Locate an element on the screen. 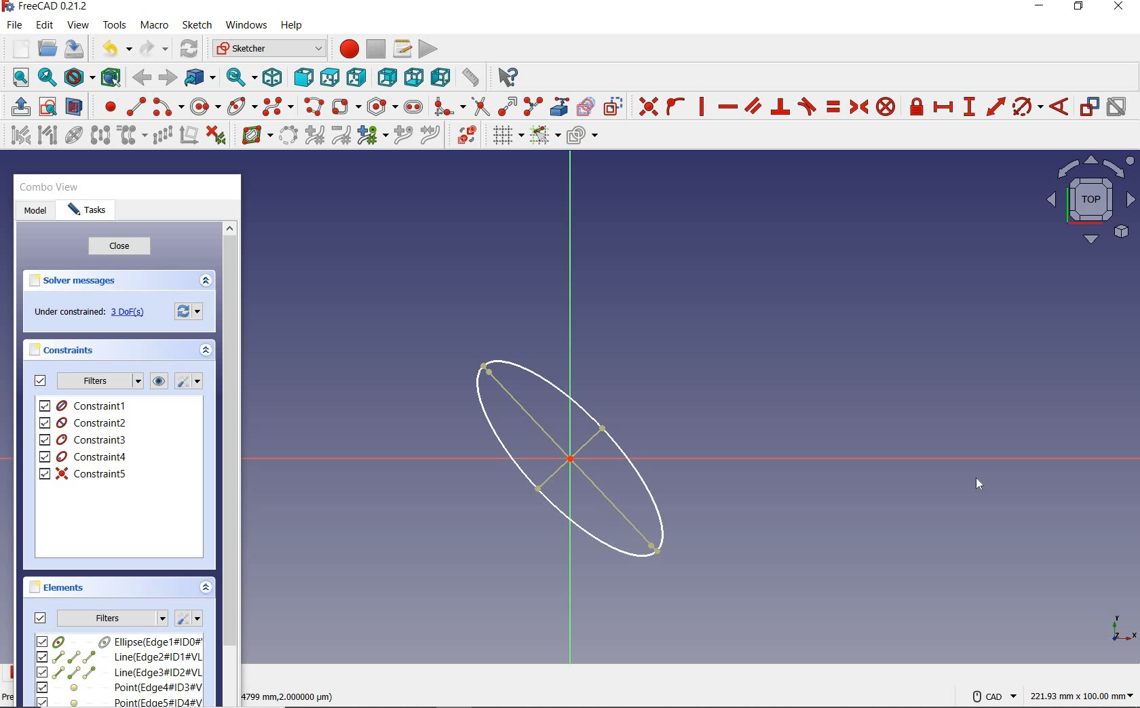  trim edge is located at coordinates (480, 106).